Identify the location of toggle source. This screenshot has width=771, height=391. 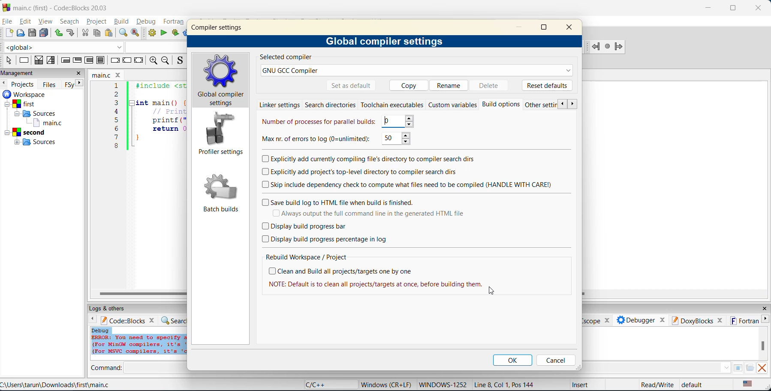
(179, 61).